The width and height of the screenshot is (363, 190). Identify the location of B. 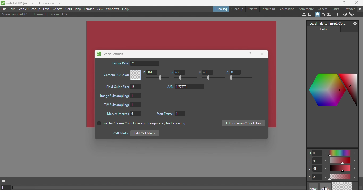
(205, 72).